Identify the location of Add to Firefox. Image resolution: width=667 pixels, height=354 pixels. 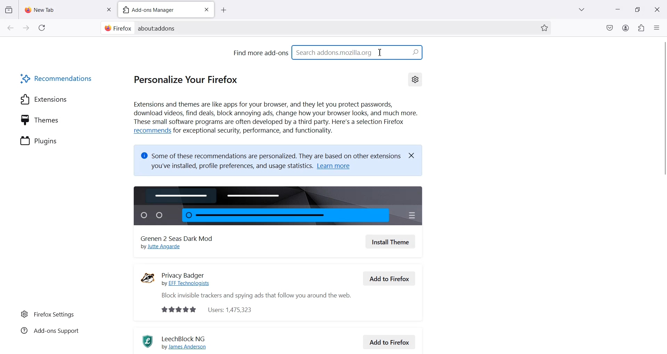
(390, 341).